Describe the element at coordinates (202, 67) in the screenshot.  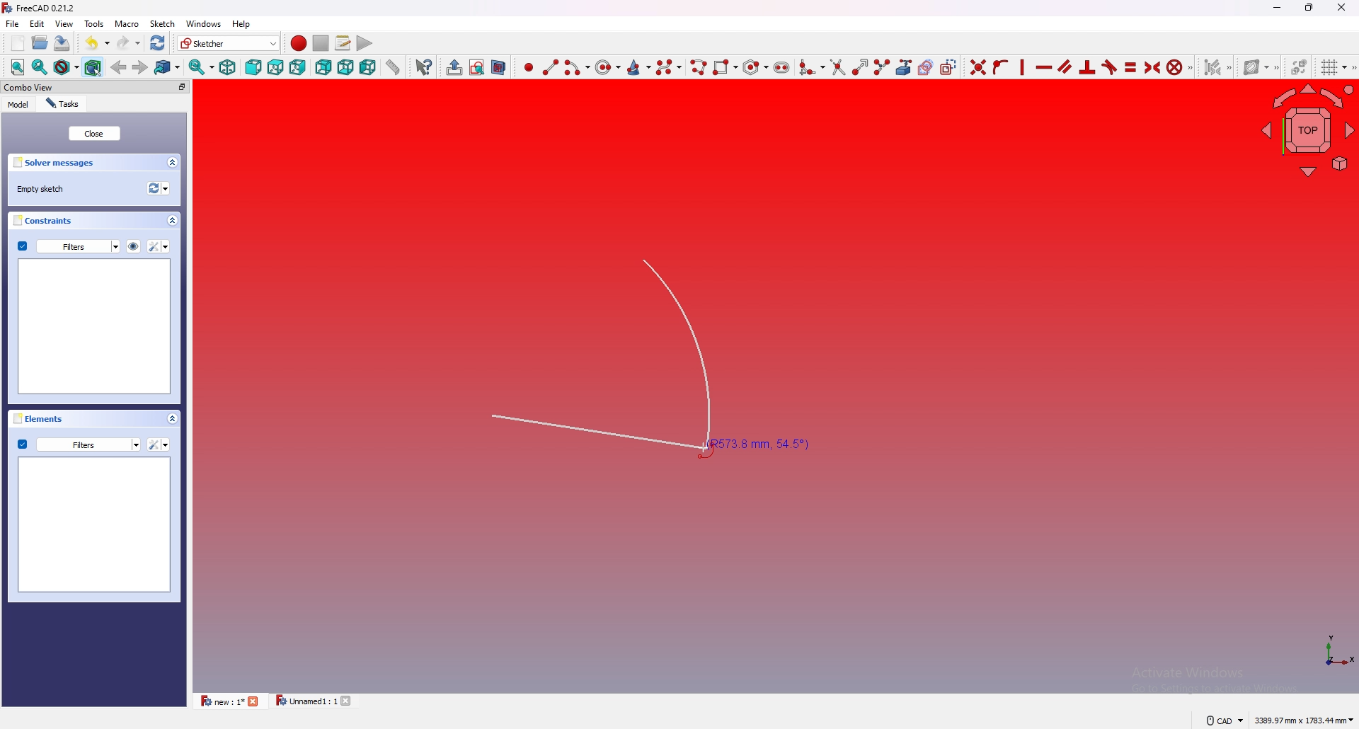
I see `synced view` at that location.